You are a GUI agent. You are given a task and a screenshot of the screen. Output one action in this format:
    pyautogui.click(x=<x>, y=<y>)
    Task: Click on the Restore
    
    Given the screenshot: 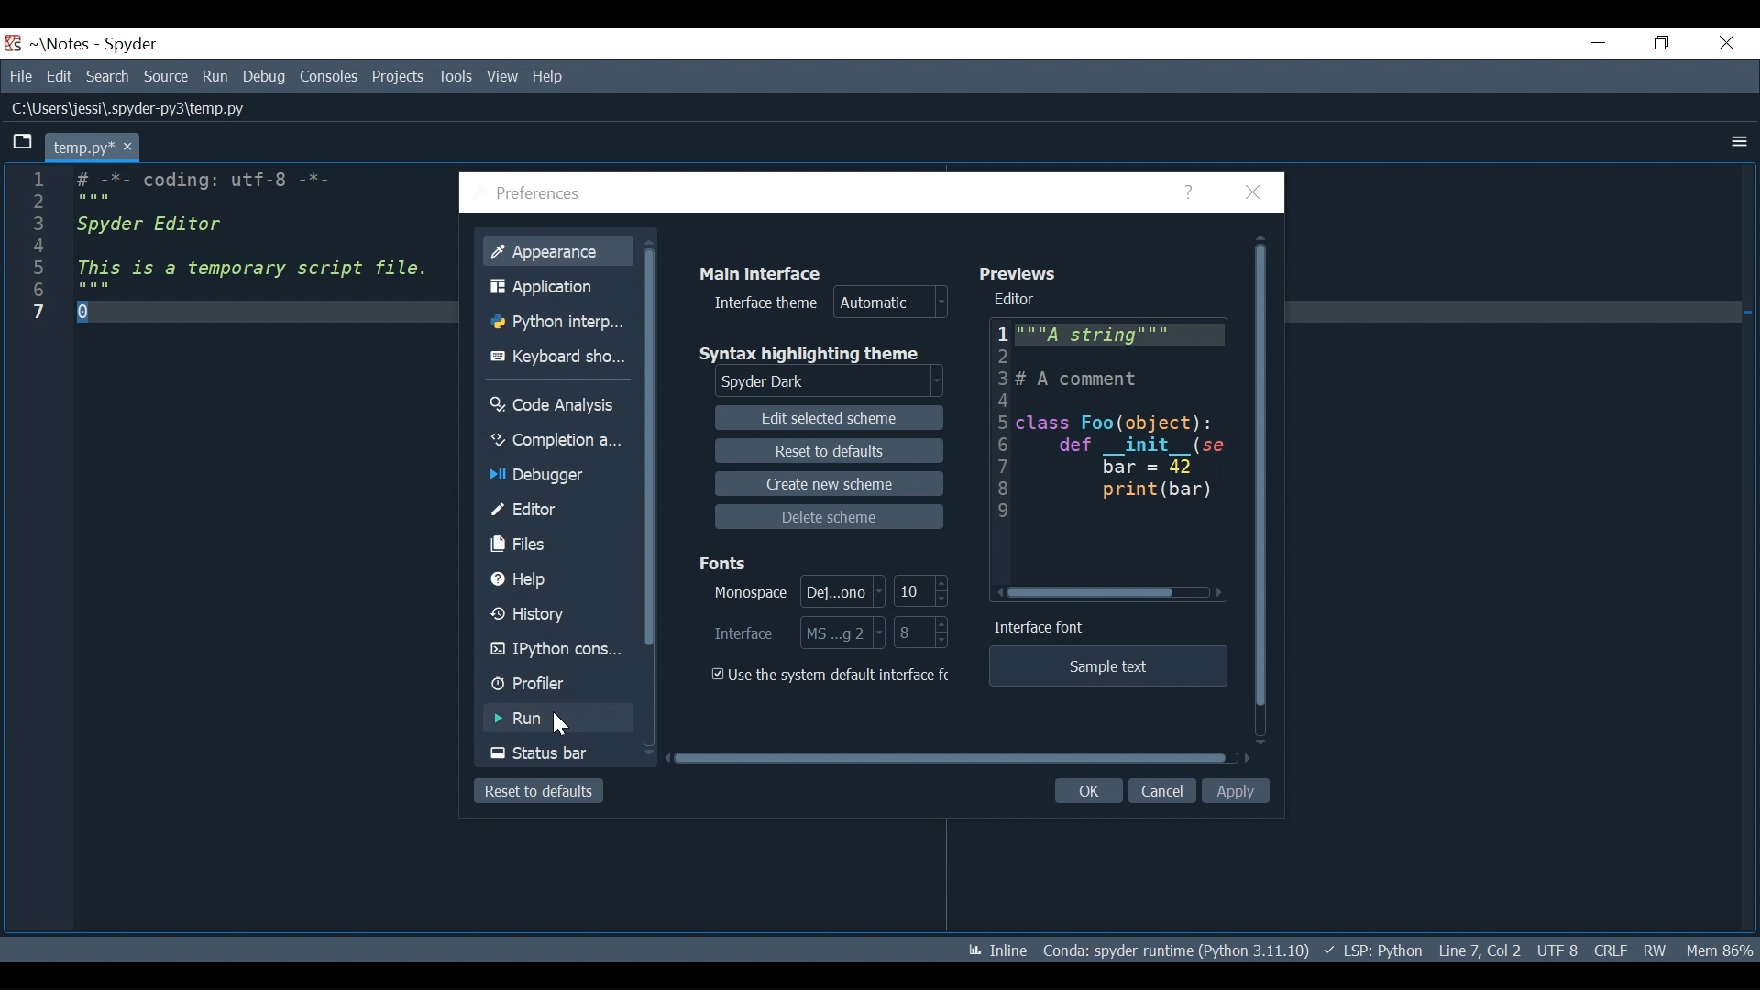 What is the action you would take?
    pyautogui.click(x=1659, y=42)
    